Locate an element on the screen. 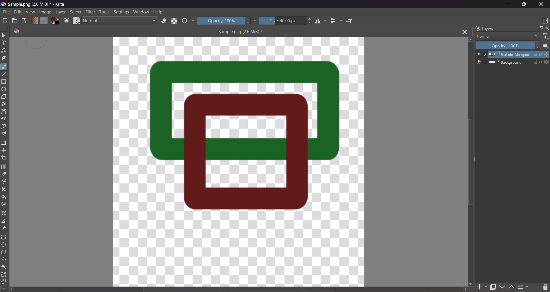 Image resolution: width=550 pixels, height=292 pixels. Size options is located at coordinates (545, 46).